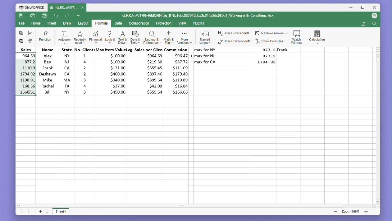  Describe the element at coordinates (374, 206) in the screenshot. I see `scroll right` at that location.